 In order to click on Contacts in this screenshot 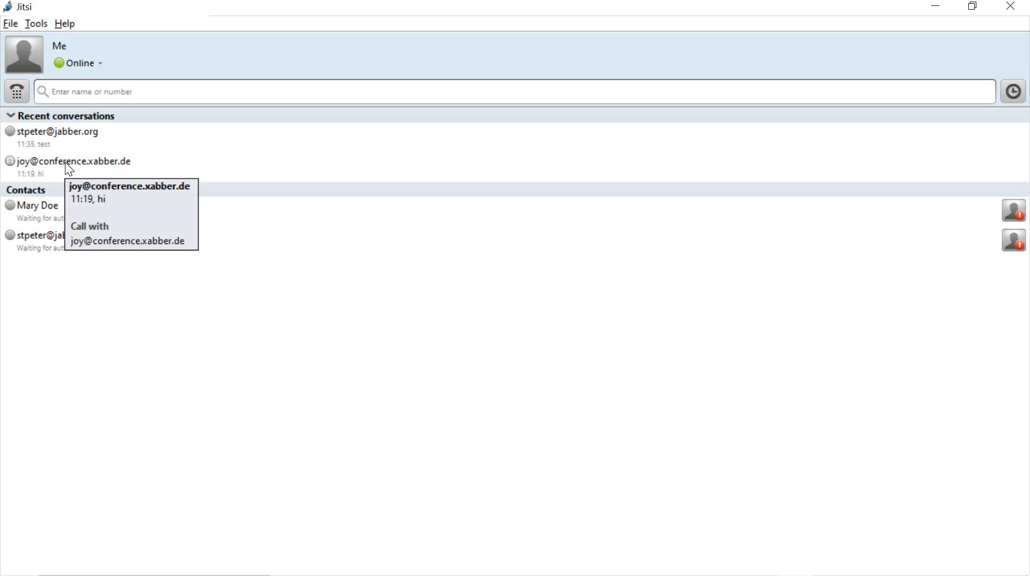, I will do `click(30, 191)`.